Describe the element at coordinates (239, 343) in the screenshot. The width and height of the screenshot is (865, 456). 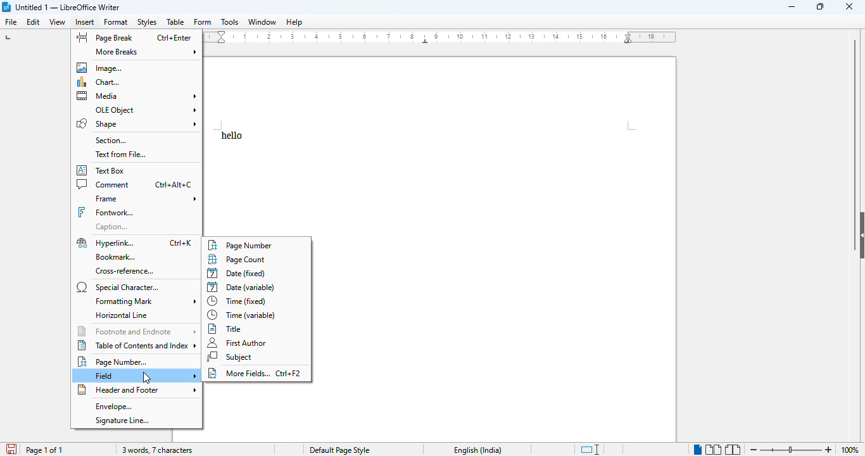
I see `first author` at that location.